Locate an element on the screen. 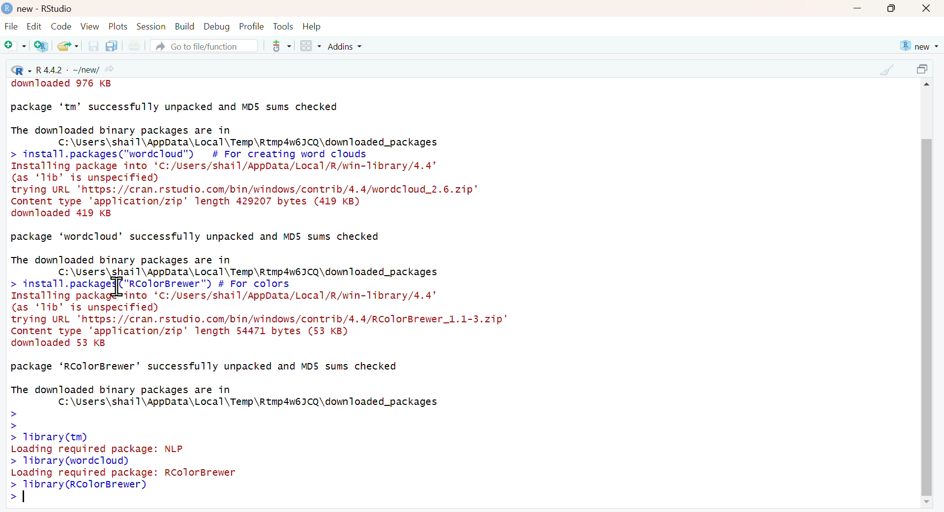  maximize is located at coordinates (893, 8).